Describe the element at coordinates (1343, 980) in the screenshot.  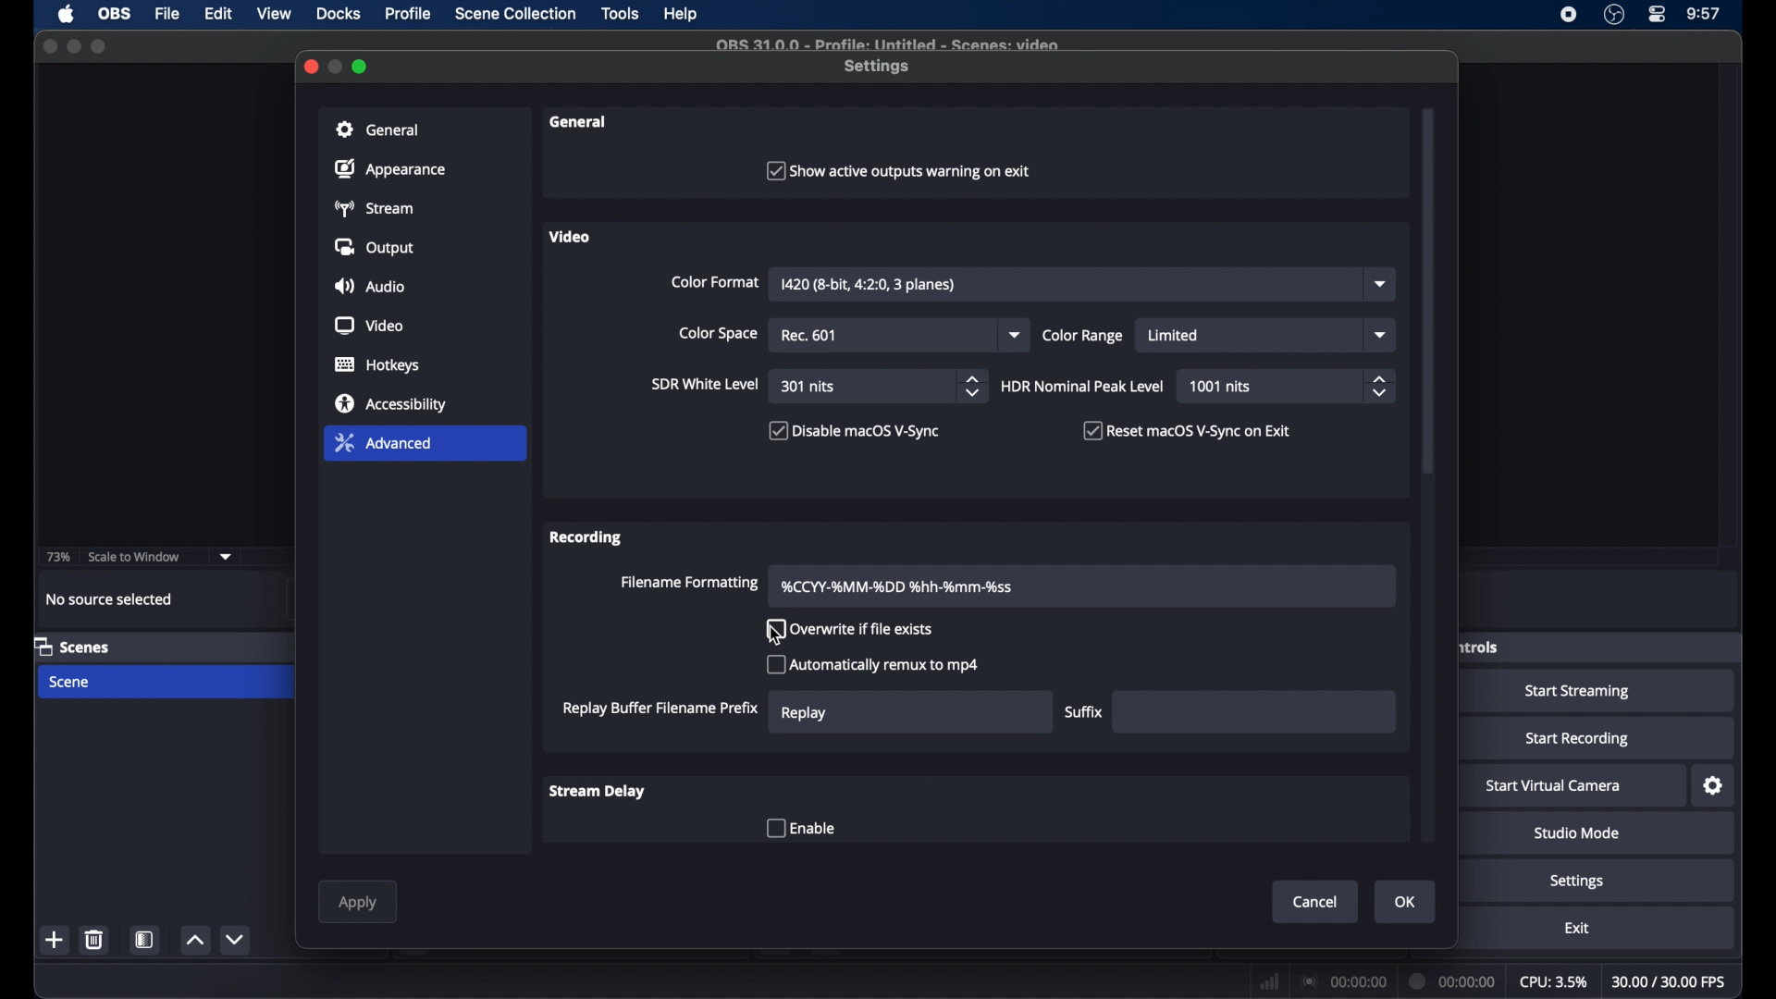
I see `connection` at that location.